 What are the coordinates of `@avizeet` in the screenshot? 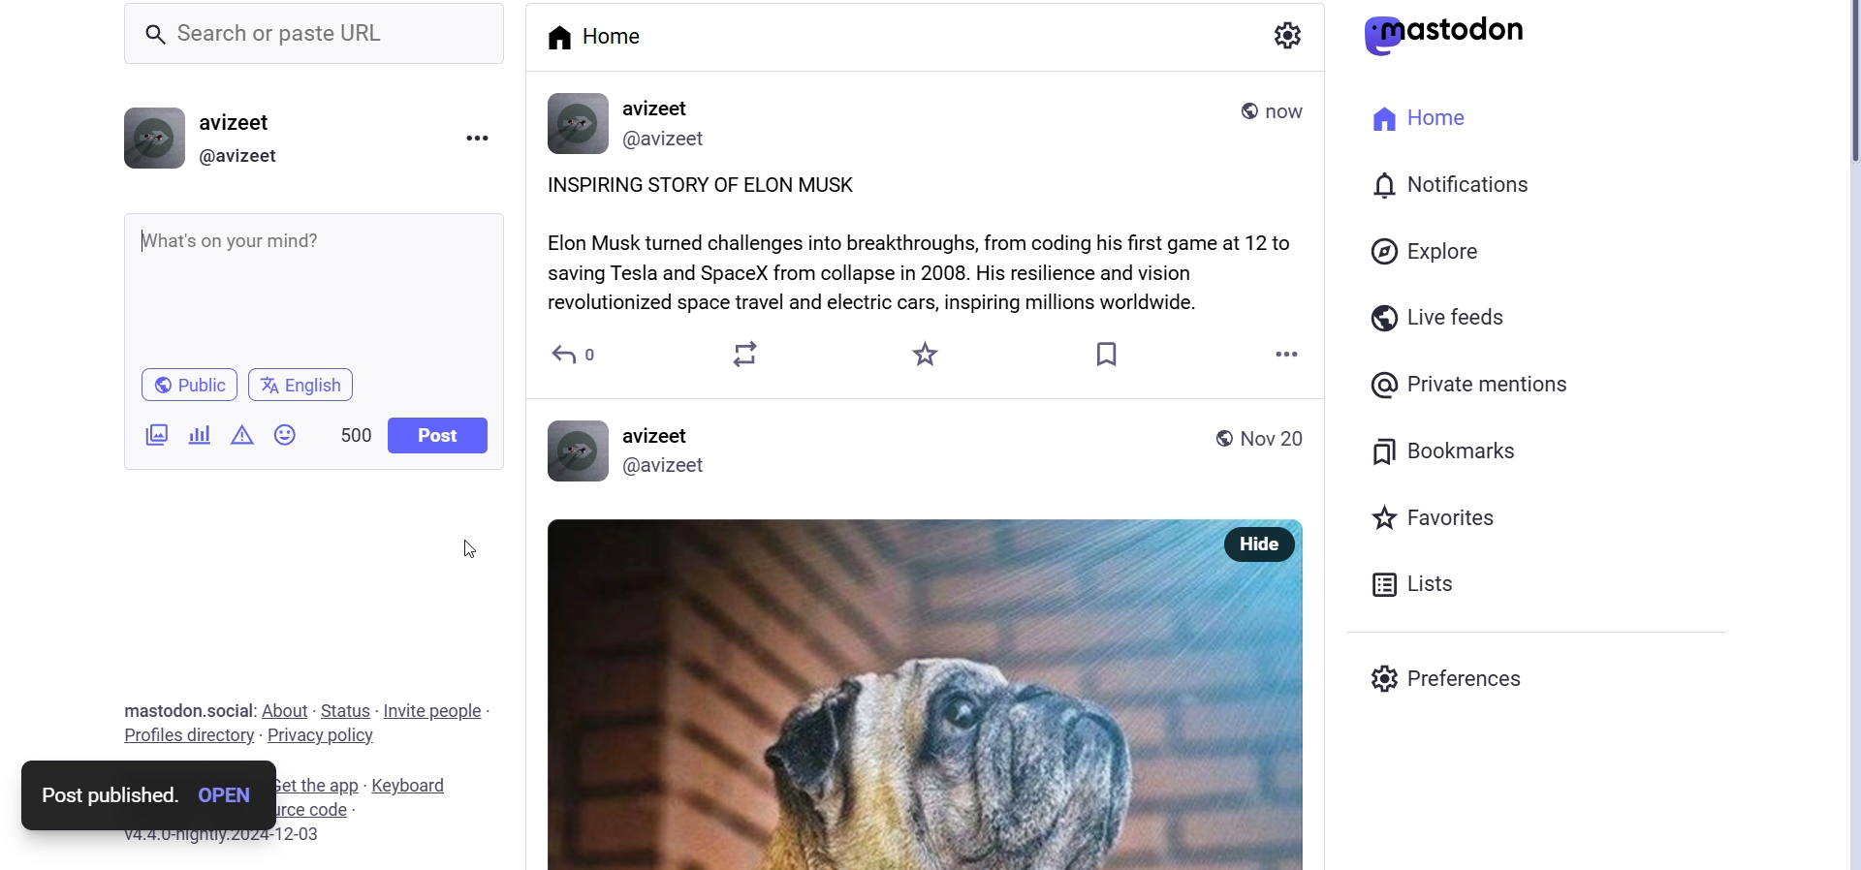 It's located at (665, 465).